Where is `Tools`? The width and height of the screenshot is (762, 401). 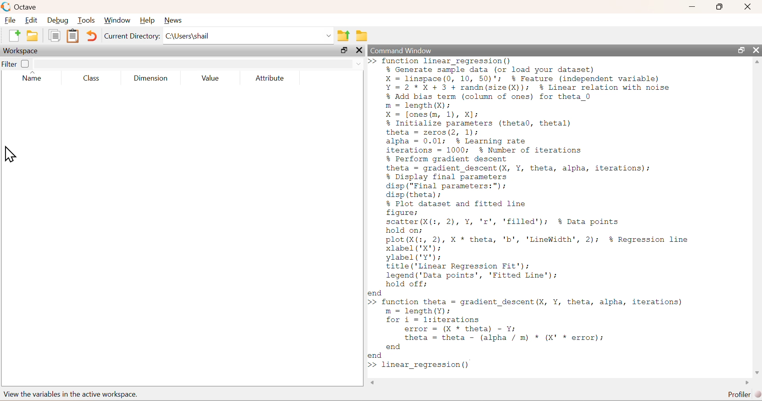 Tools is located at coordinates (87, 20).